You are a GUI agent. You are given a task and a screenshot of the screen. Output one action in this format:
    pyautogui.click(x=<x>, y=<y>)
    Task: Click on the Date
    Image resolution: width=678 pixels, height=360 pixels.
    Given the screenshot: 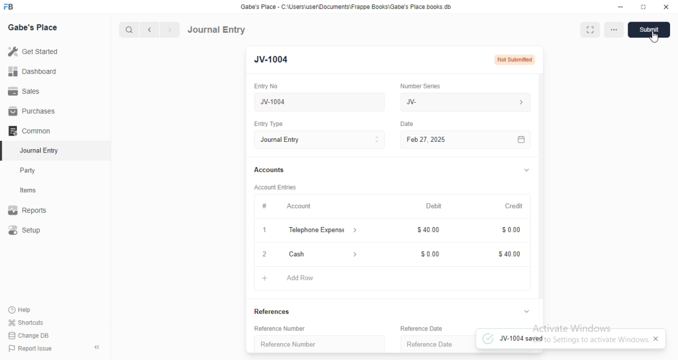 What is the action you would take?
    pyautogui.click(x=409, y=123)
    